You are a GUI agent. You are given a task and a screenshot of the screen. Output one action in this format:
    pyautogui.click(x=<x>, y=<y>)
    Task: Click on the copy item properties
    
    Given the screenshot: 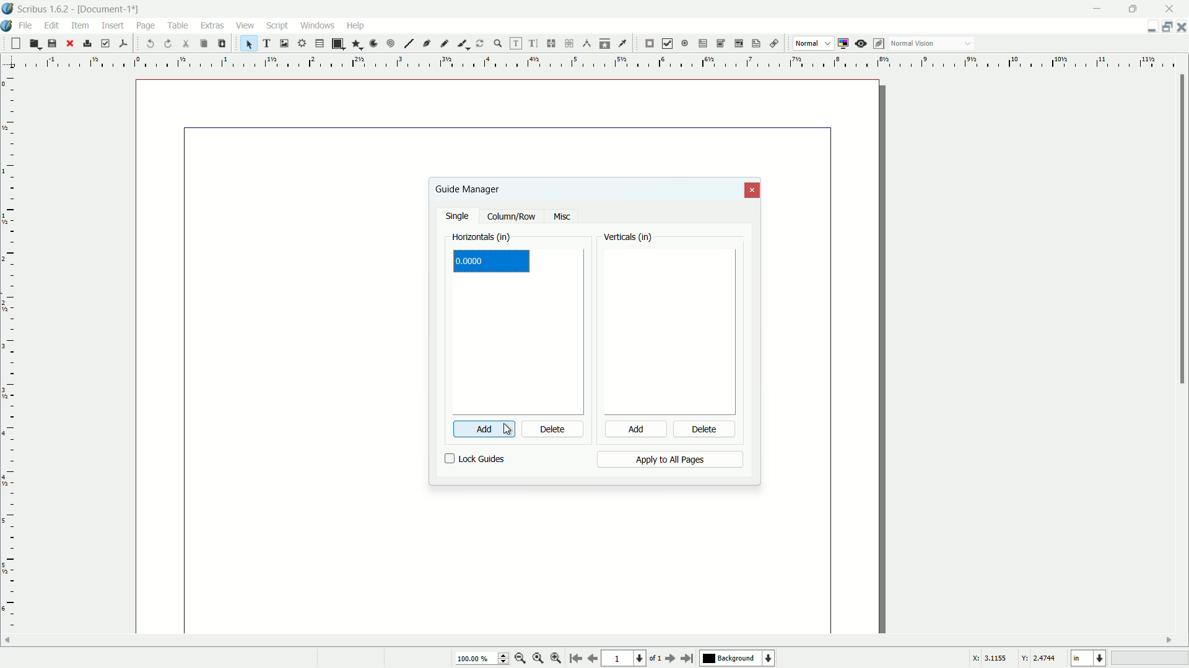 What is the action you would take?
    pyautogui.click(x=605, y=43)
    